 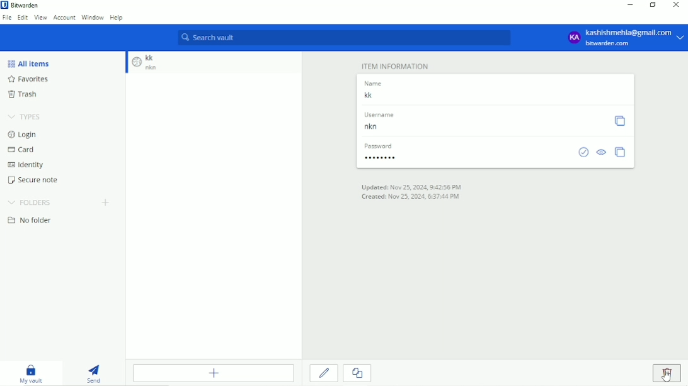 I want to click on nkn, so click(x=158, y=69).